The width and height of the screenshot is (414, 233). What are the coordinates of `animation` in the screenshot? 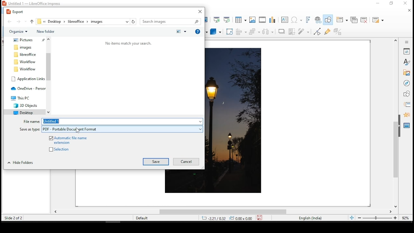 It's located at (407, 115).